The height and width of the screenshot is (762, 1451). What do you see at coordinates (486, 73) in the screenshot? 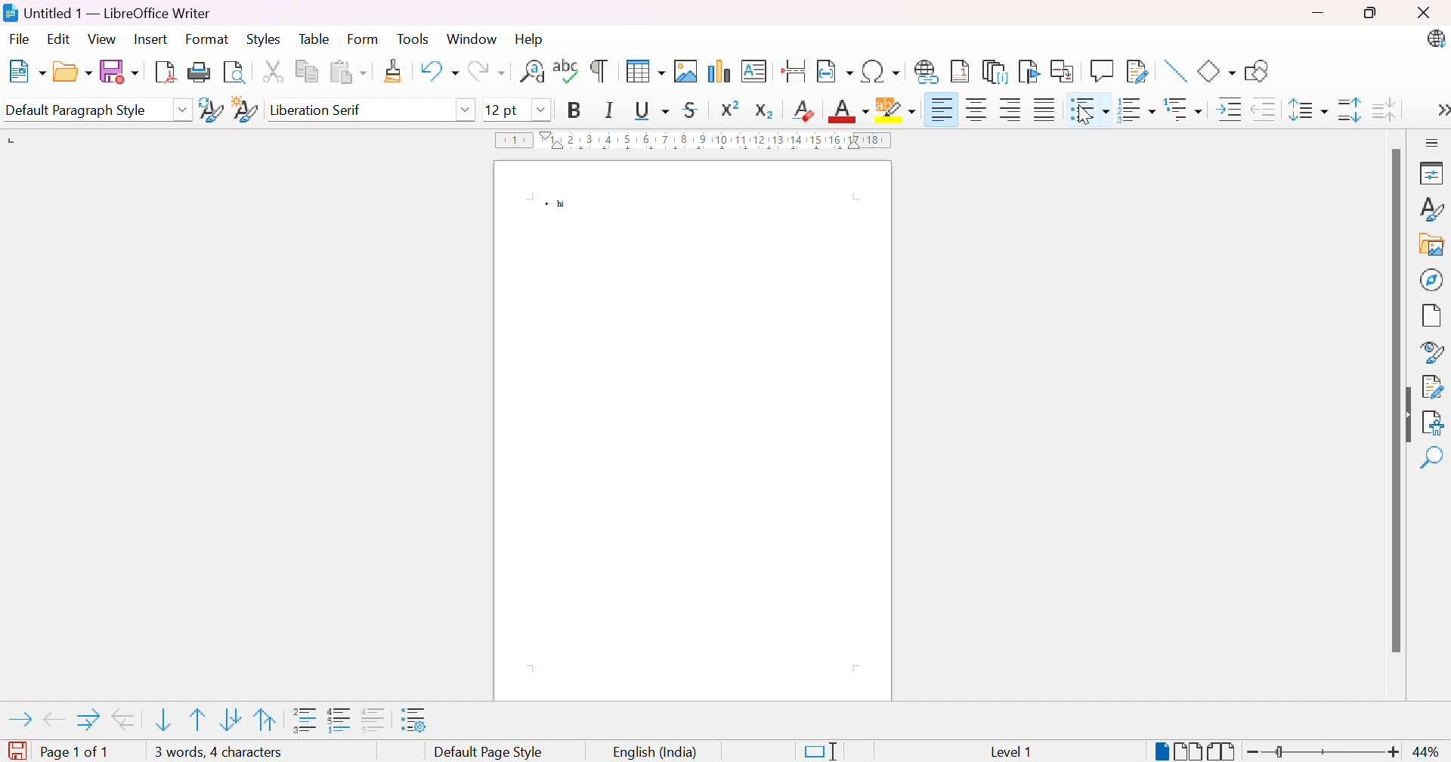
I see `Redo` at bounding box center [486, 73].